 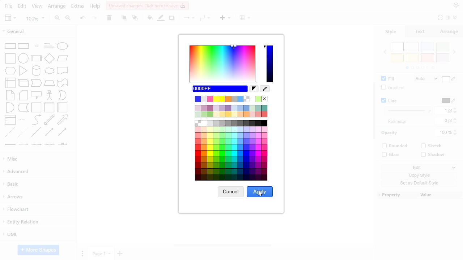 What do you see at coordinates (161, 19) in the screenshot?
I see `fill line` at bounding box center [161, 19].